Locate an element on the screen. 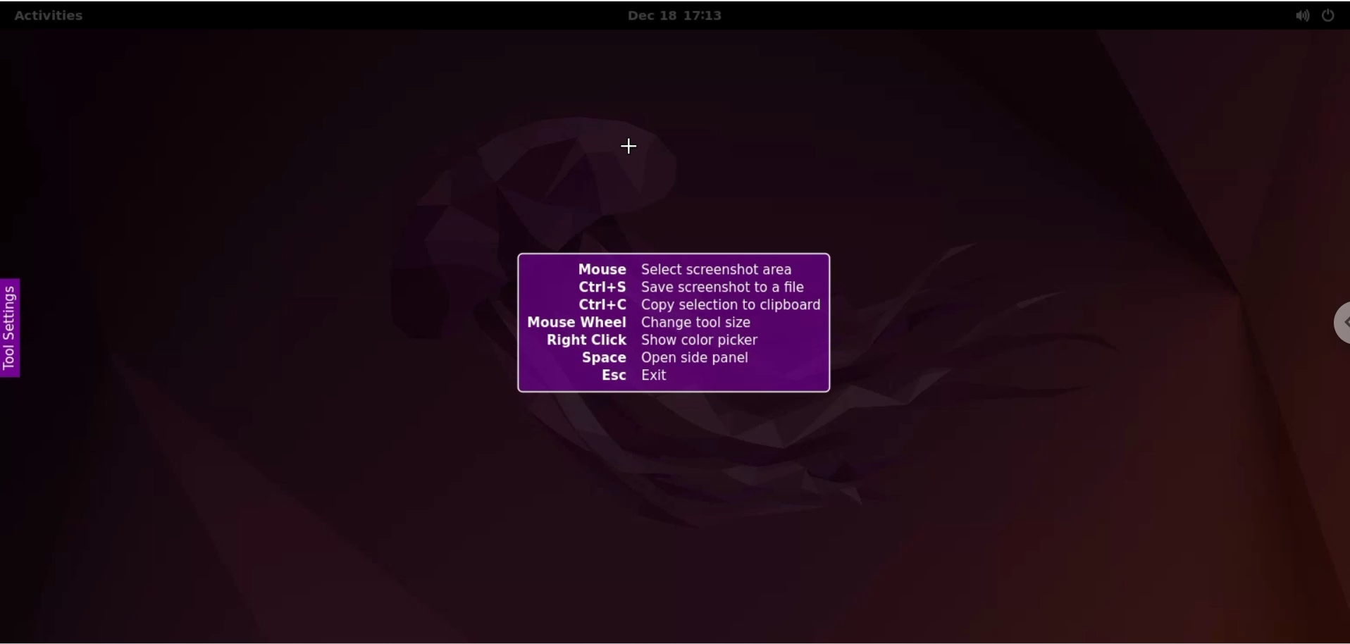 Image resolution: width=1350 pixels, height=644 pixels. settings is located at coordinates (11, 327).